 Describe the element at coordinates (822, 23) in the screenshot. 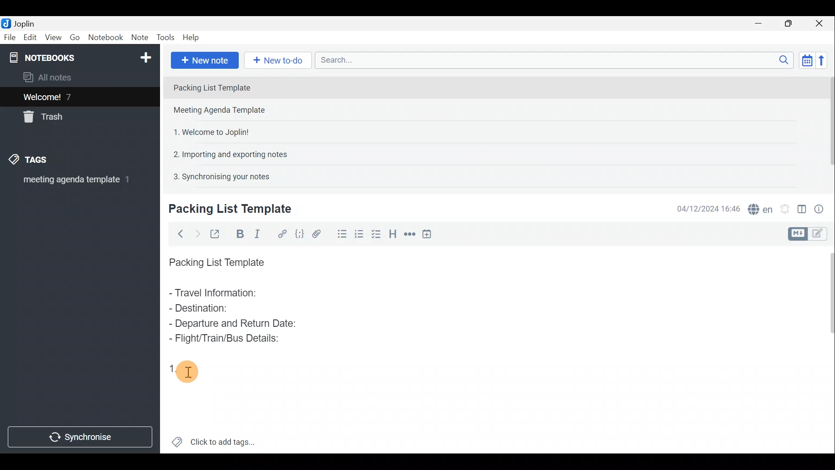

I see `Close` at that location.